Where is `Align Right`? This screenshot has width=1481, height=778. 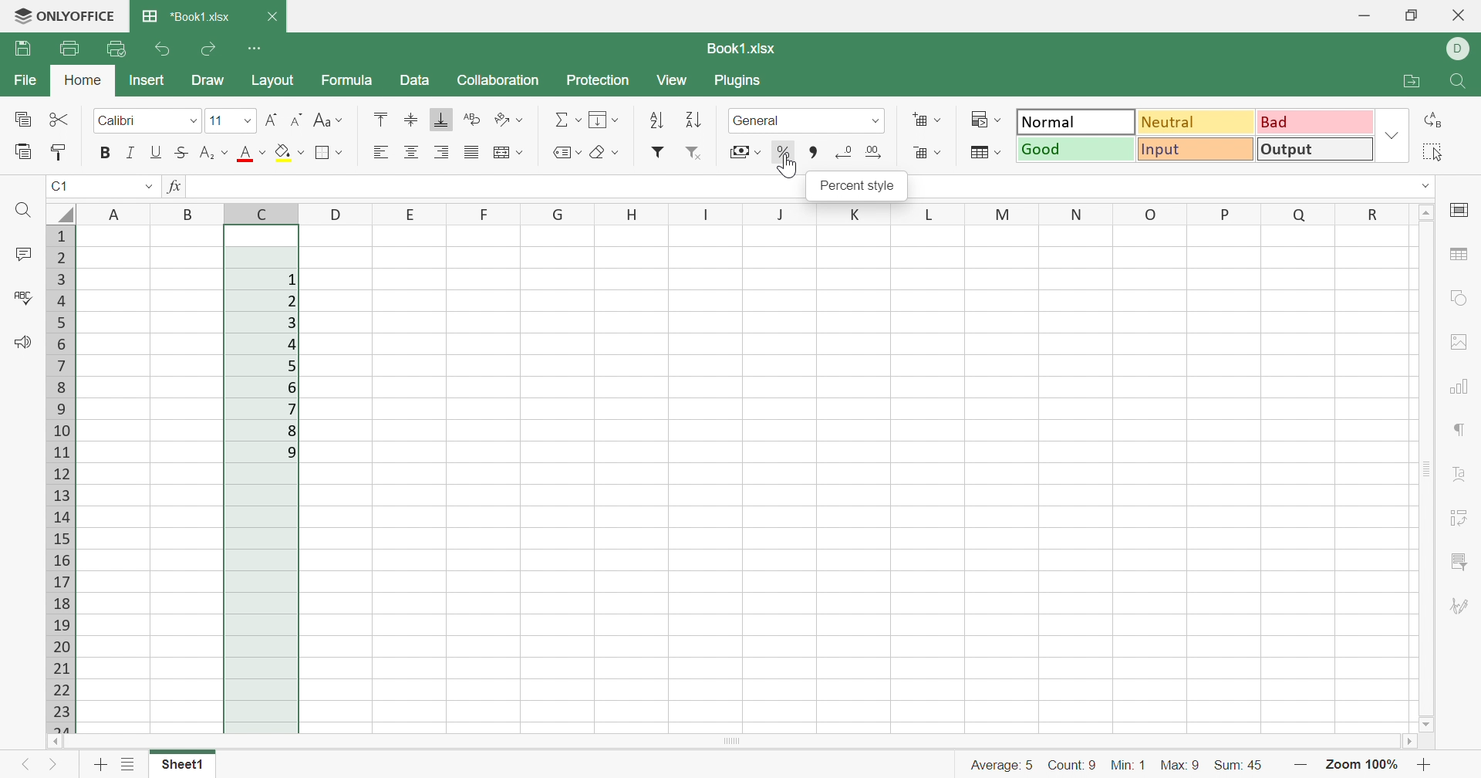 Align Right is located at coordinates (443, 151).